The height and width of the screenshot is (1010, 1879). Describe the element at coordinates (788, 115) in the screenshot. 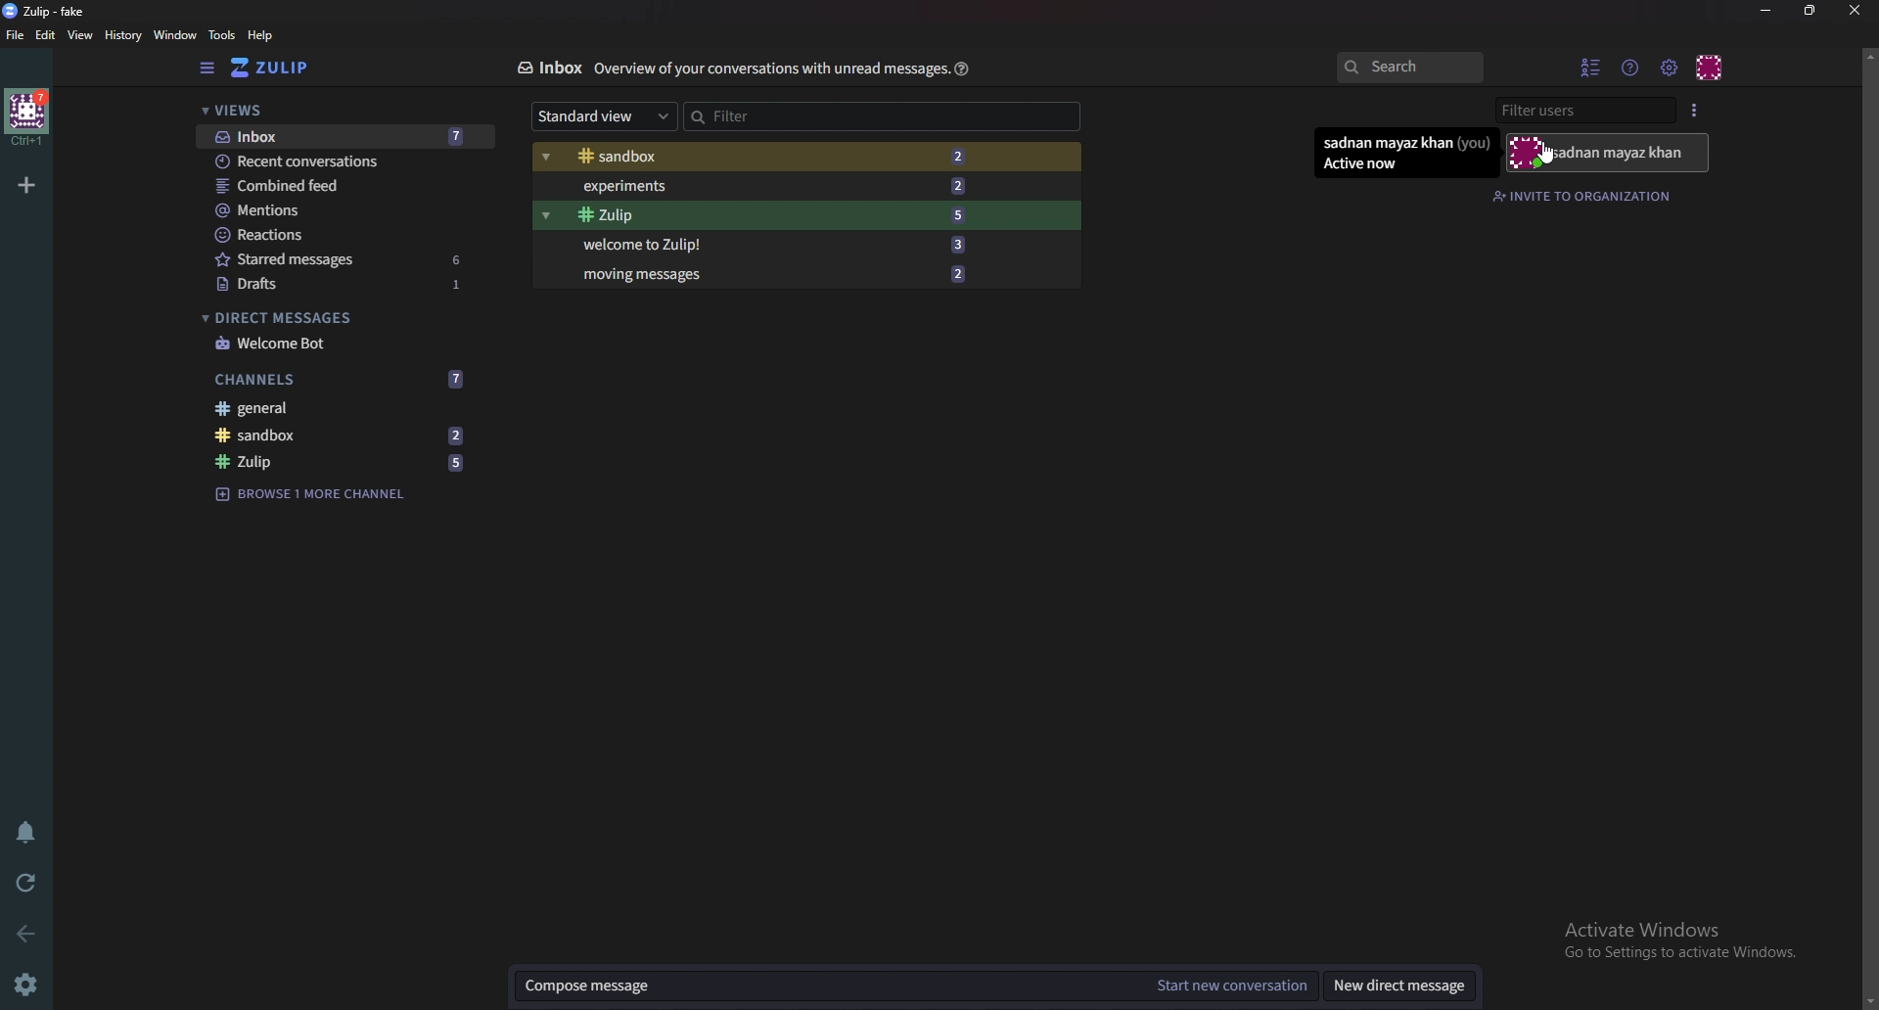

I see `Filter` at that location.